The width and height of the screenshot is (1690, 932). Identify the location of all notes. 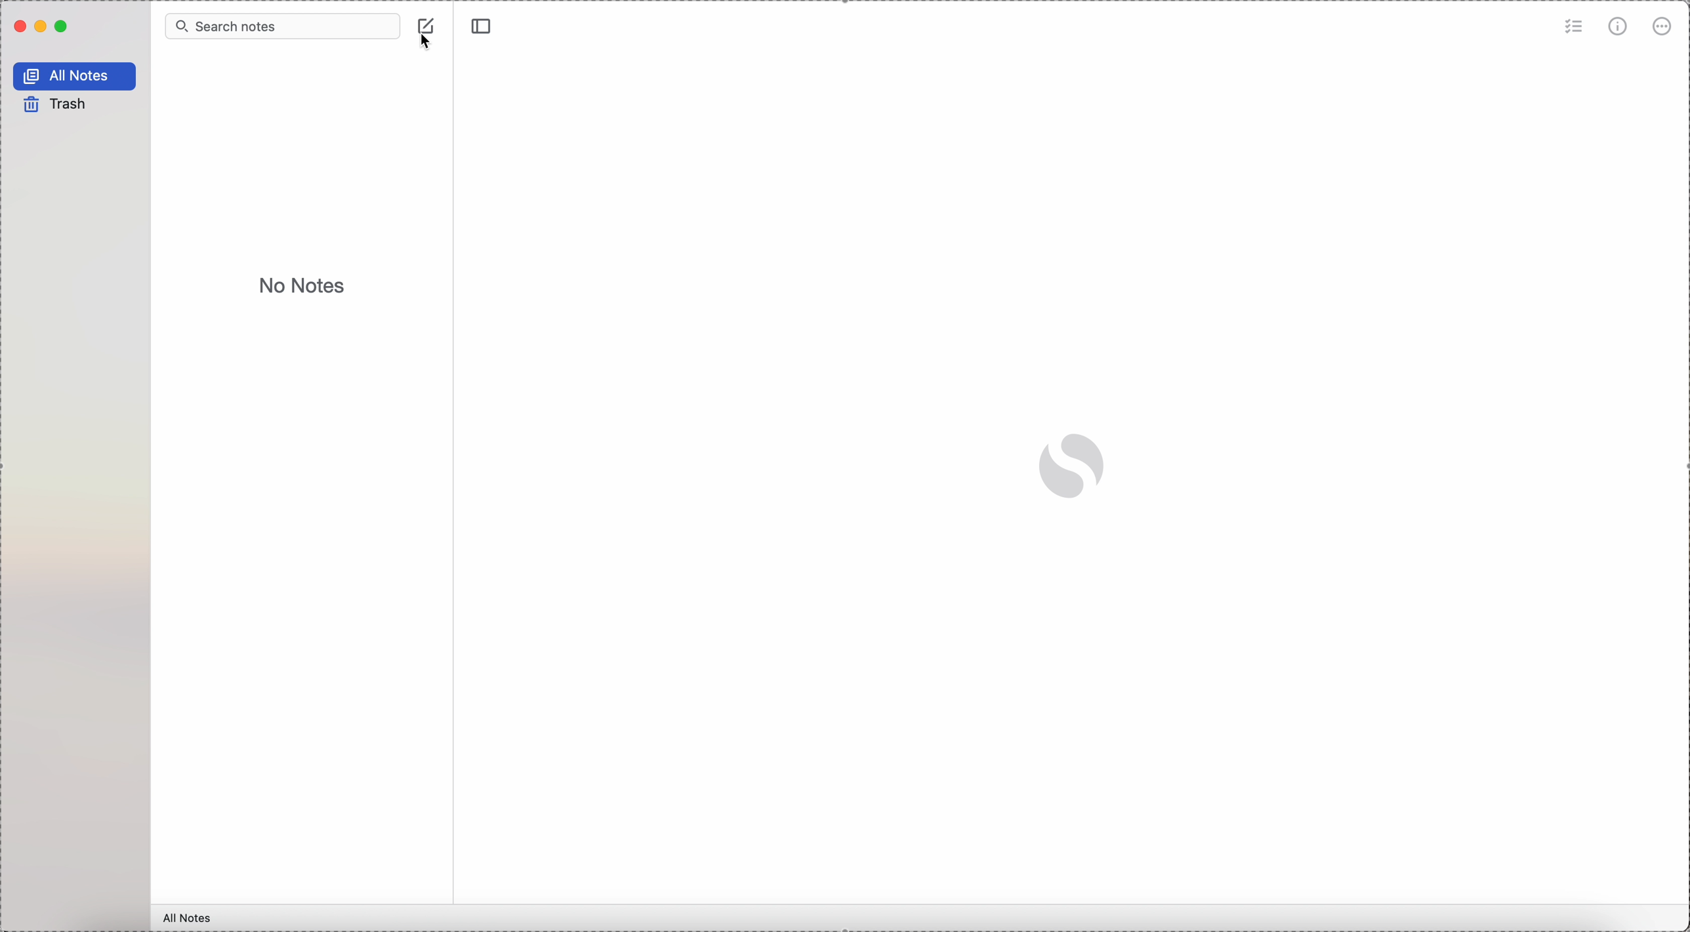
(190, 918).